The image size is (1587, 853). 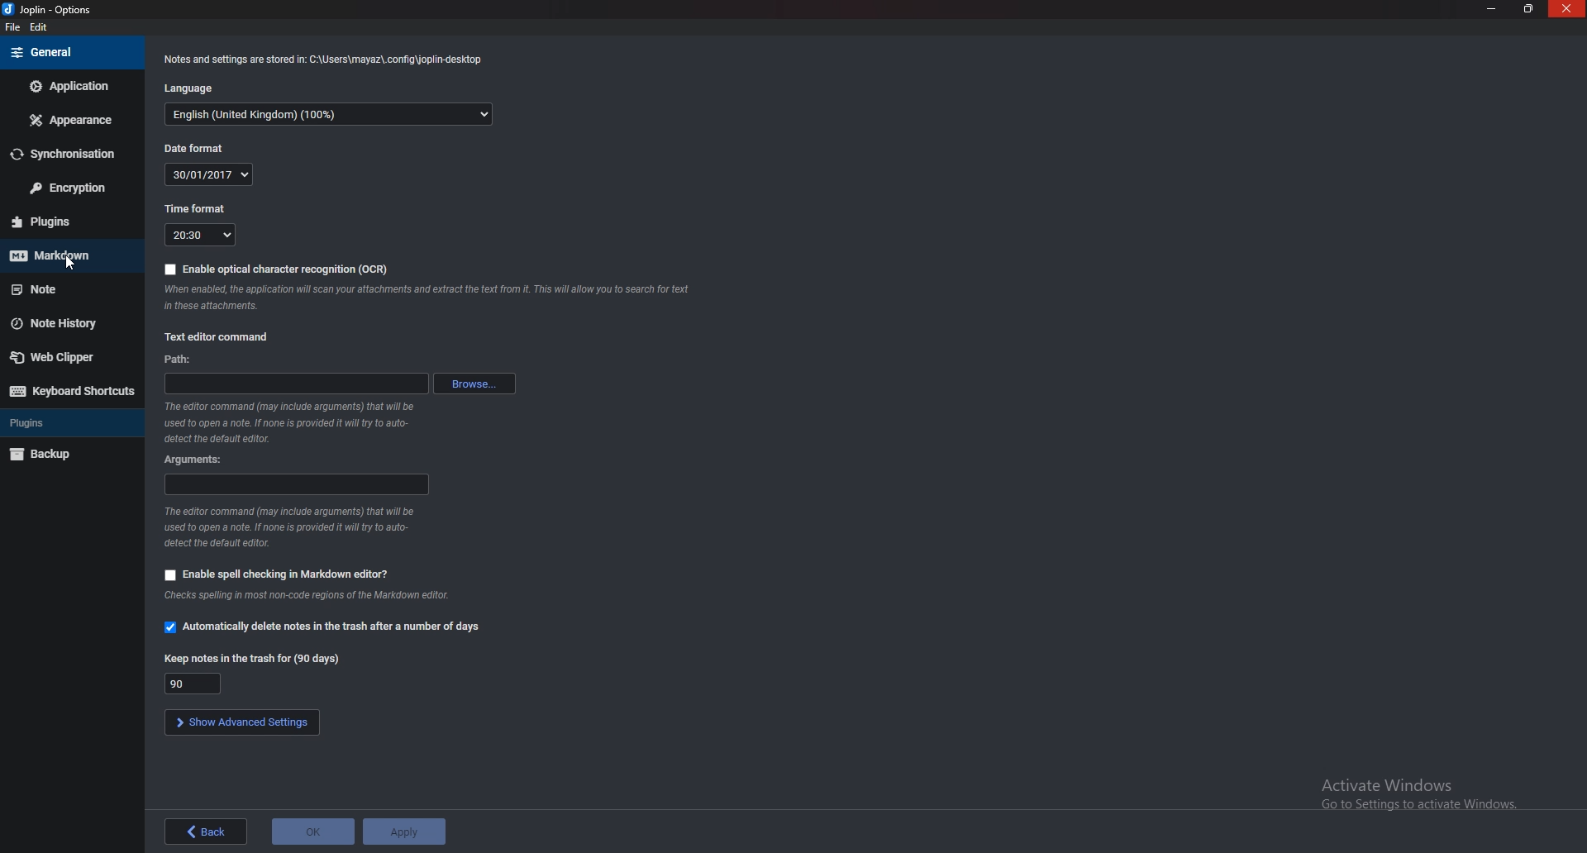 What do you see at coordinates (288, 528) in the screenshot?
I see `Info` at bounding box center [288, 528].